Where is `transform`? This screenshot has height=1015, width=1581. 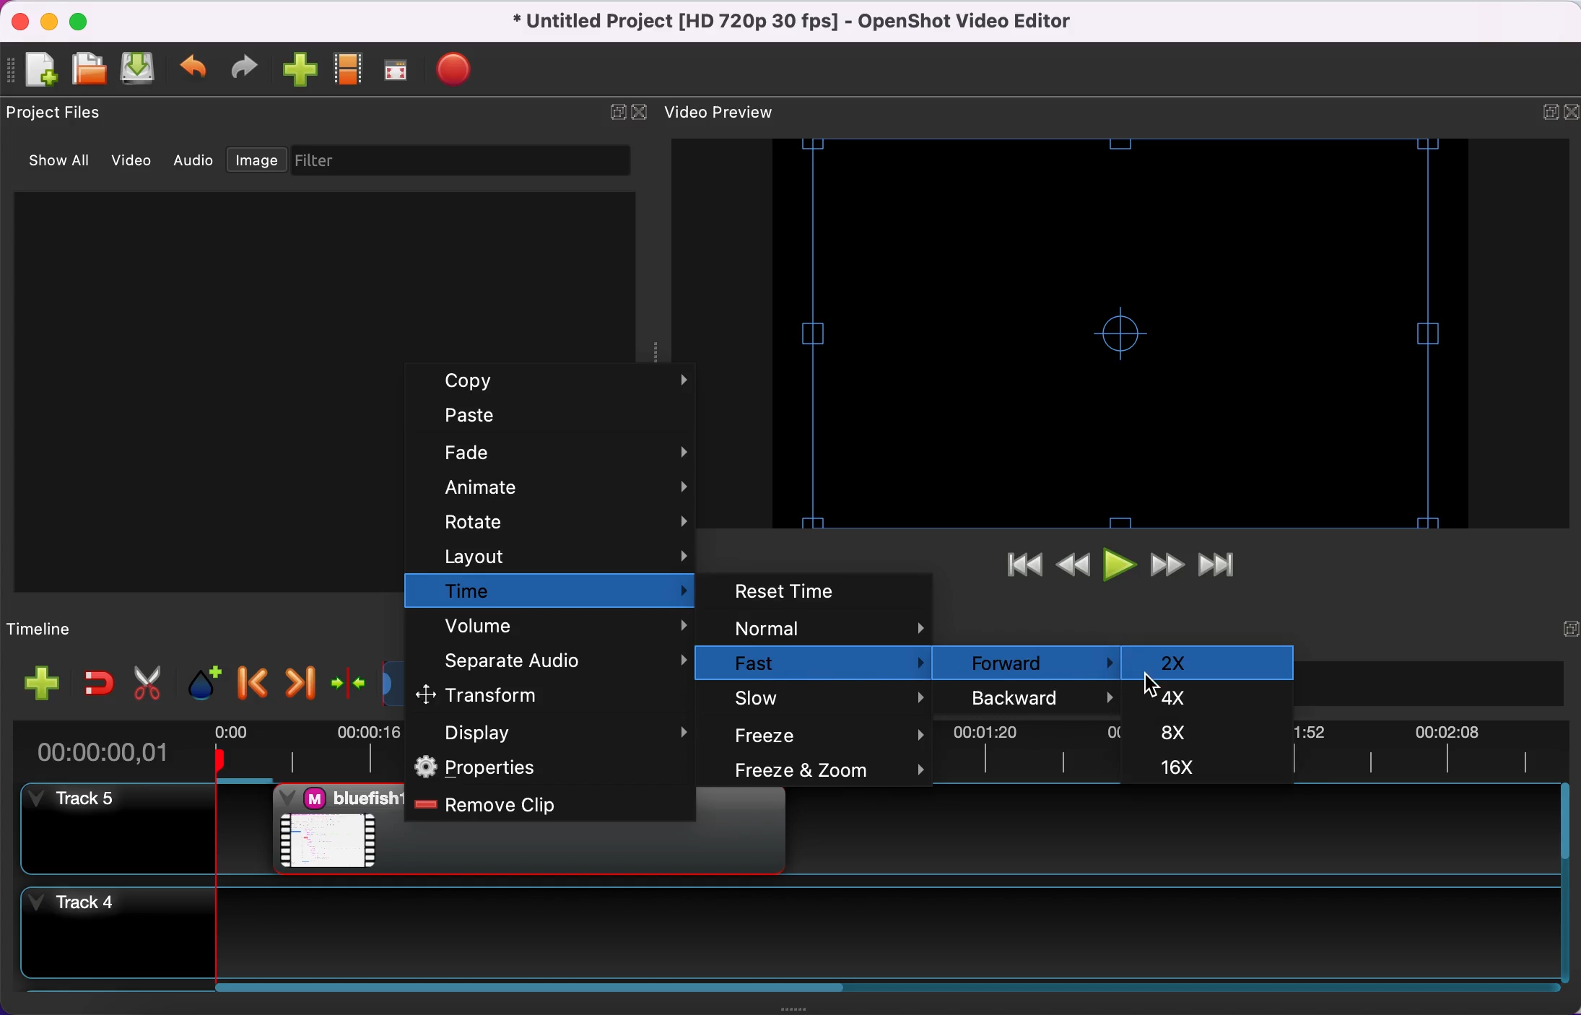
transform is located at coordinates (541, 695).